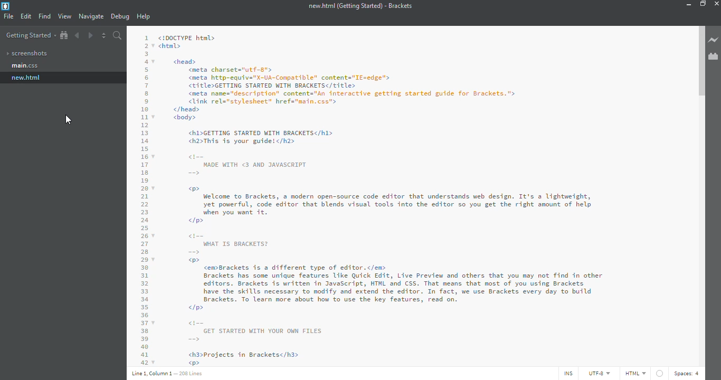 The image size is (721, 380). Describe the element at coordinates (79, 35) in the screenshot. I see `back` at that location.